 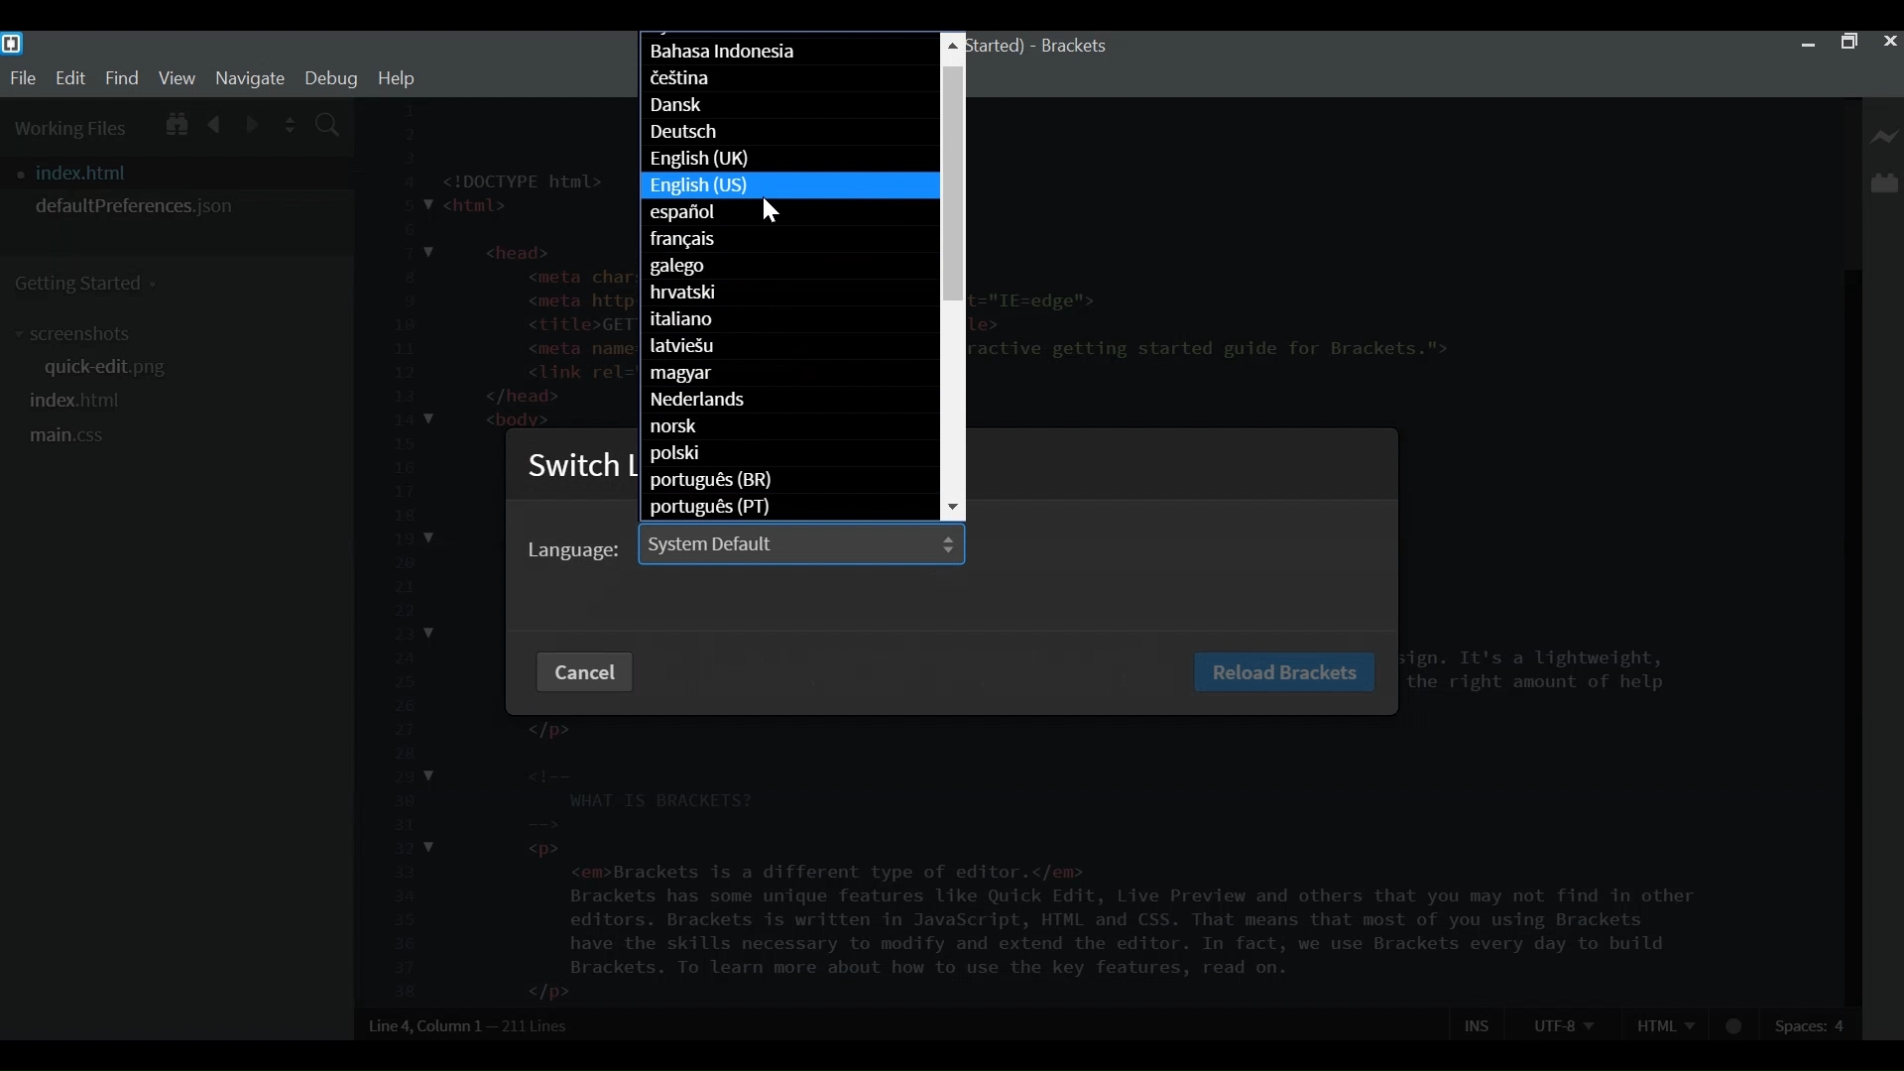 What do you see at coordinates (1073, 47) in the screenshot?
I see `Brackets` at bounding box center [1073, 47].